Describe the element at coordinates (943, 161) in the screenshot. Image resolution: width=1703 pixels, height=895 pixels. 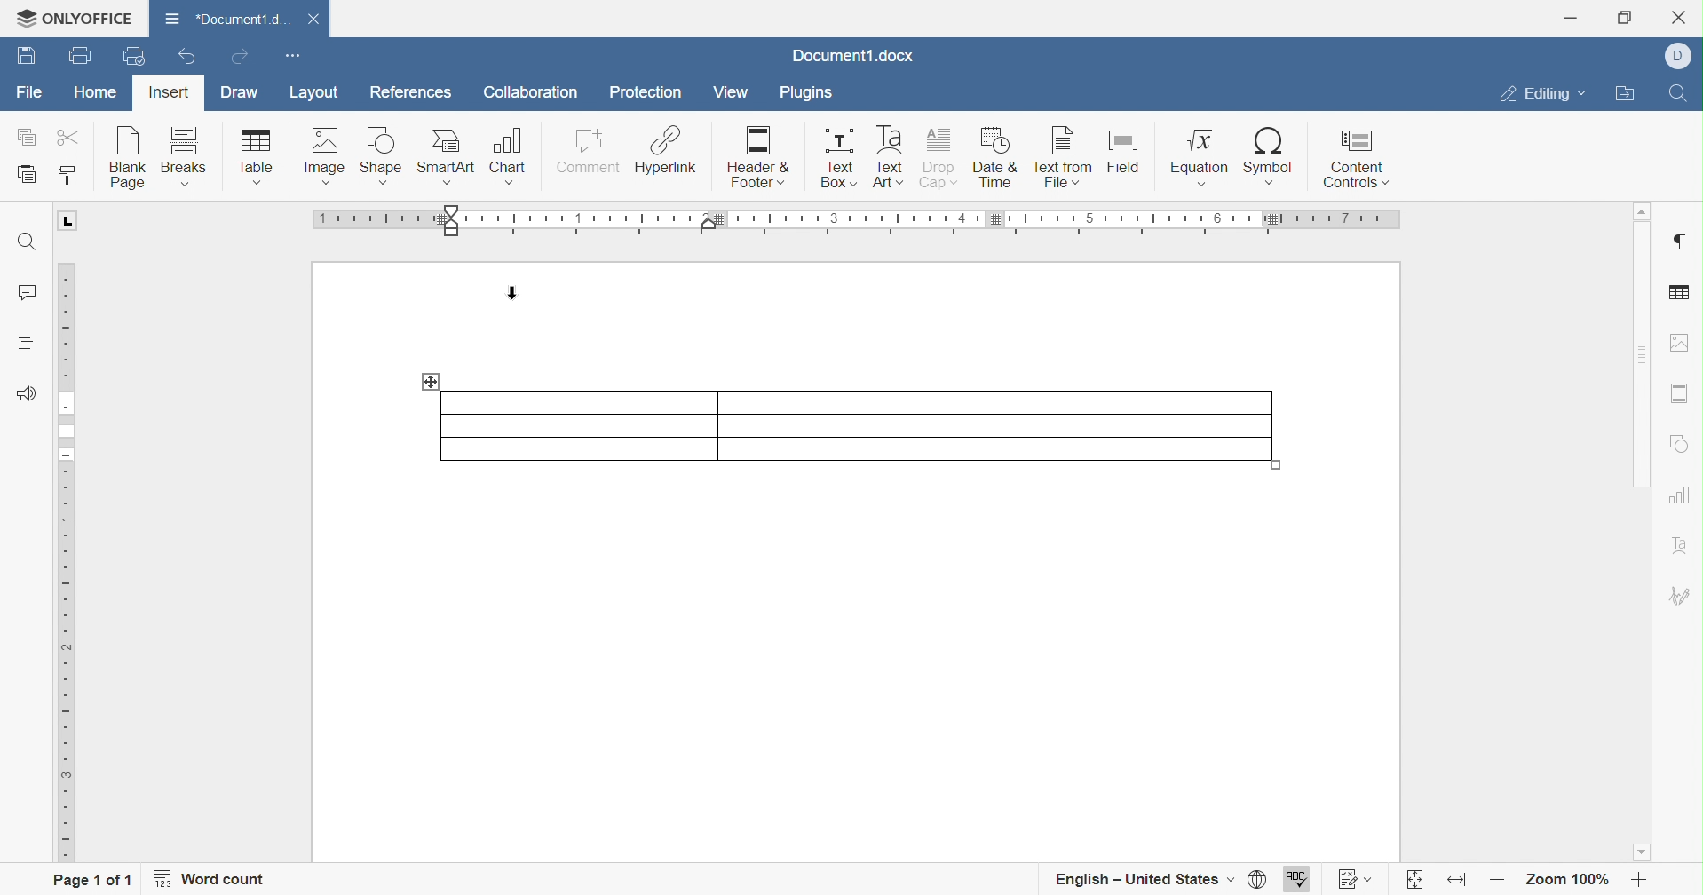
I see `Drop cap` at that location.